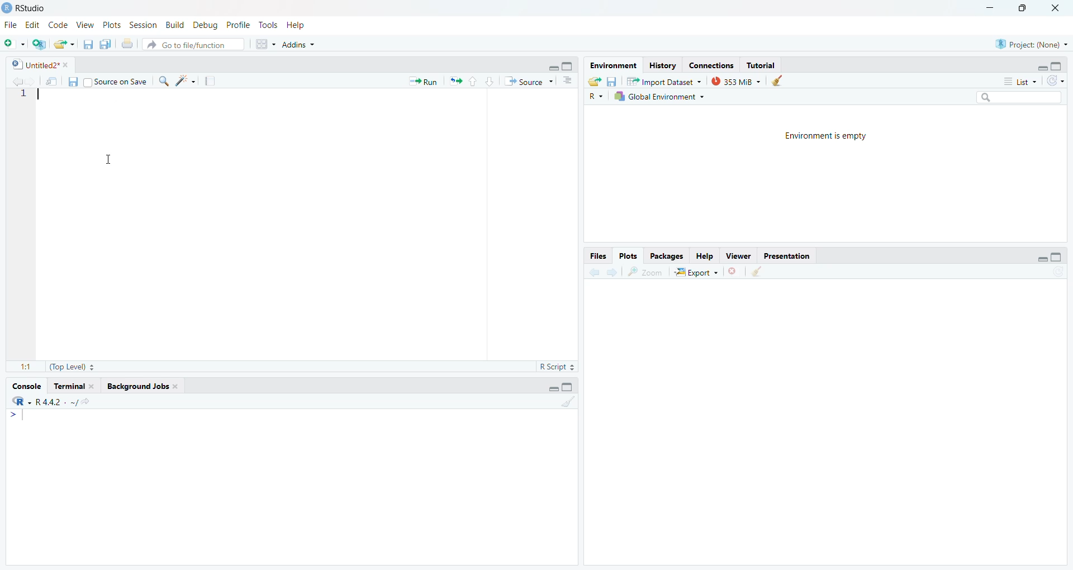 This screenshot has height=570, width=1073. I want to click on clear current plots, so click(735, 270).